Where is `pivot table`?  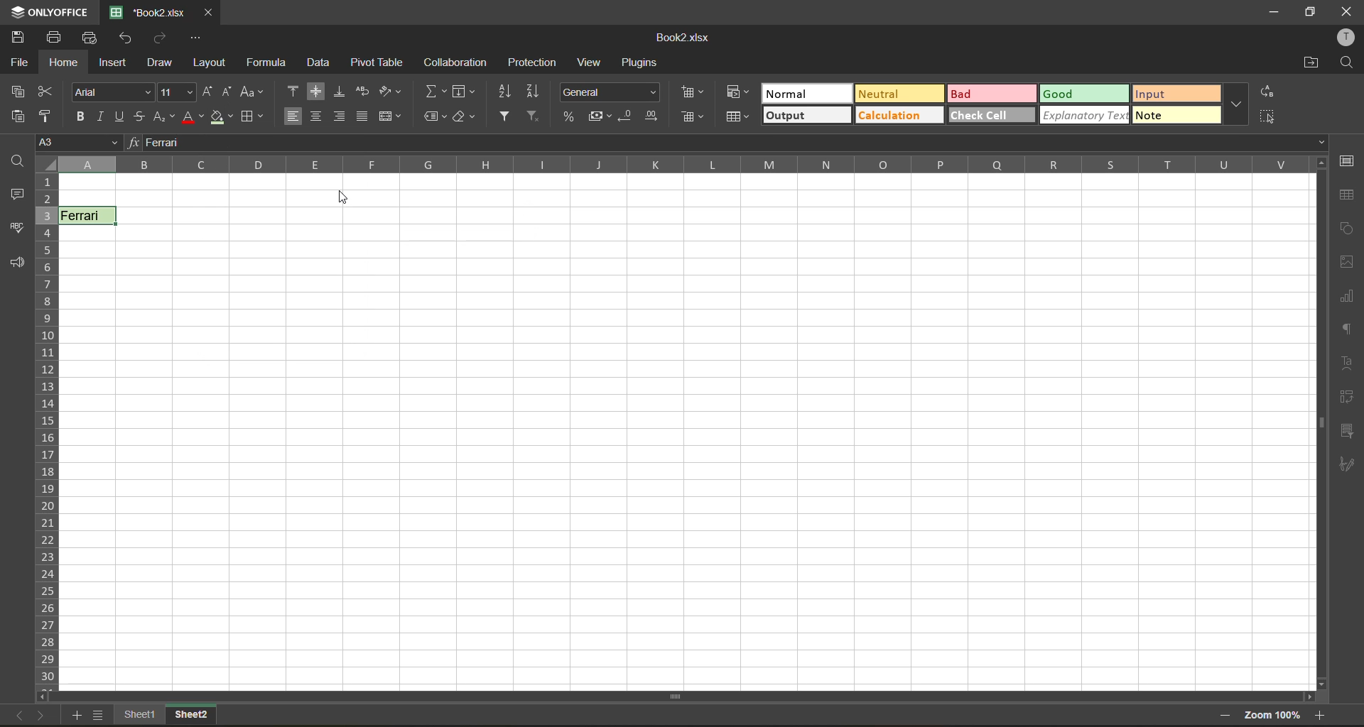
pivot table is located at coordinates (1348, 399).